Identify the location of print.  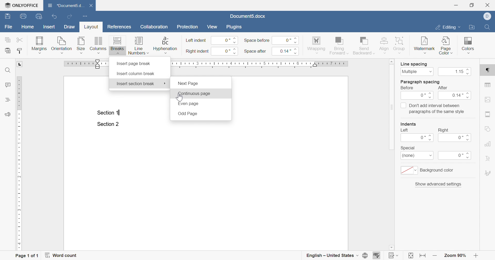
(24, 16).